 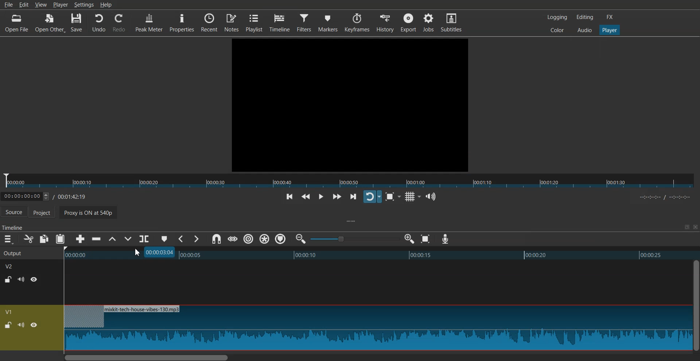 What do you see at coordinates (196, 239) in the screenshot?
I see `Next Marker` at bounding box center [196, 239].